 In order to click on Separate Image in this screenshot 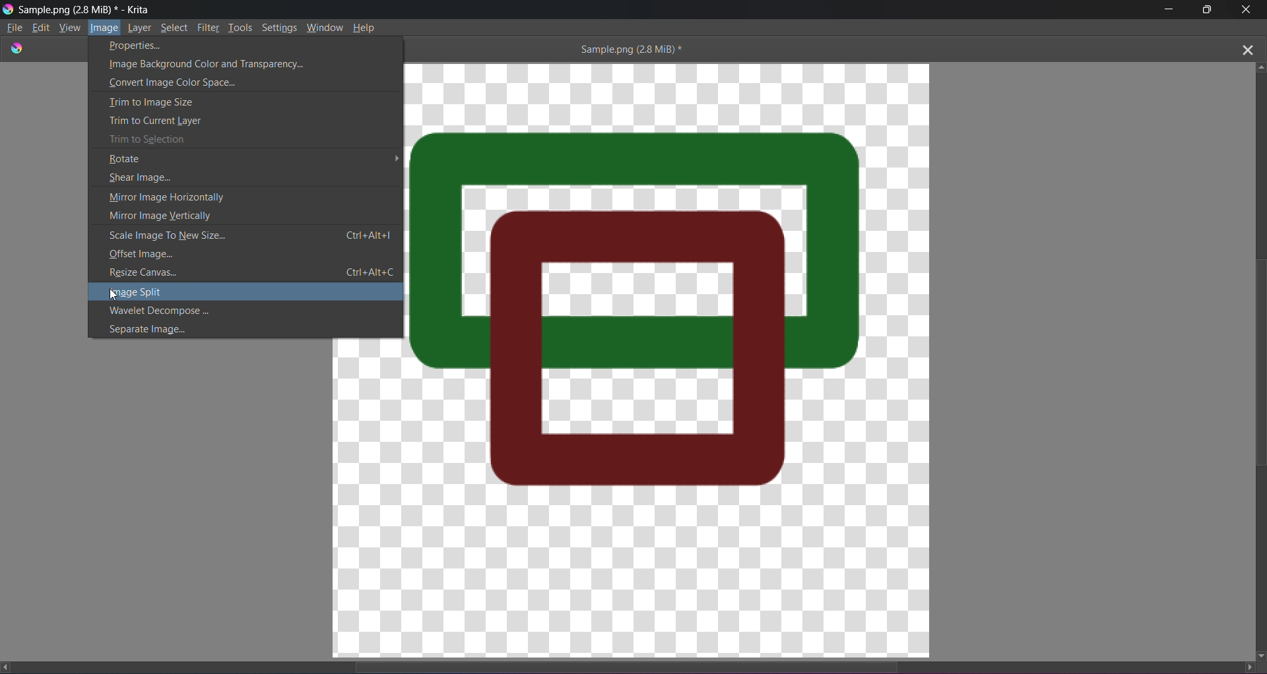, I will do `click(224, 328)`.